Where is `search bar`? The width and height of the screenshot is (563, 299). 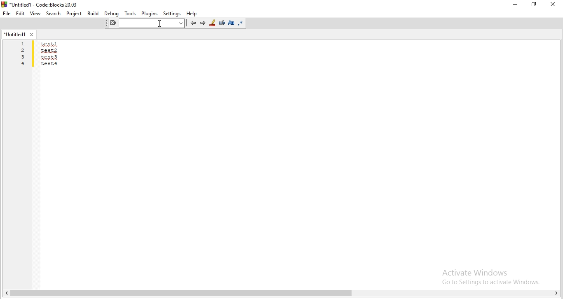
search bar is located at coordinates (154, 23).